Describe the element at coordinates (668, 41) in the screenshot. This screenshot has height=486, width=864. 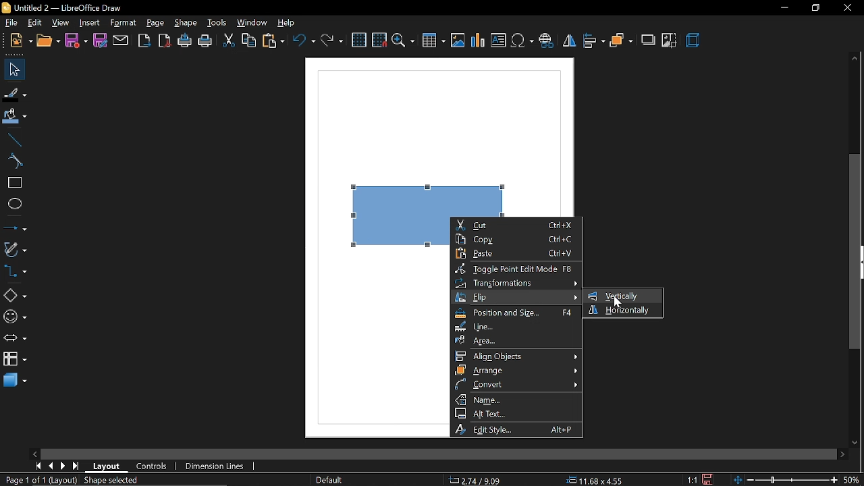
I see `crop` at that location.